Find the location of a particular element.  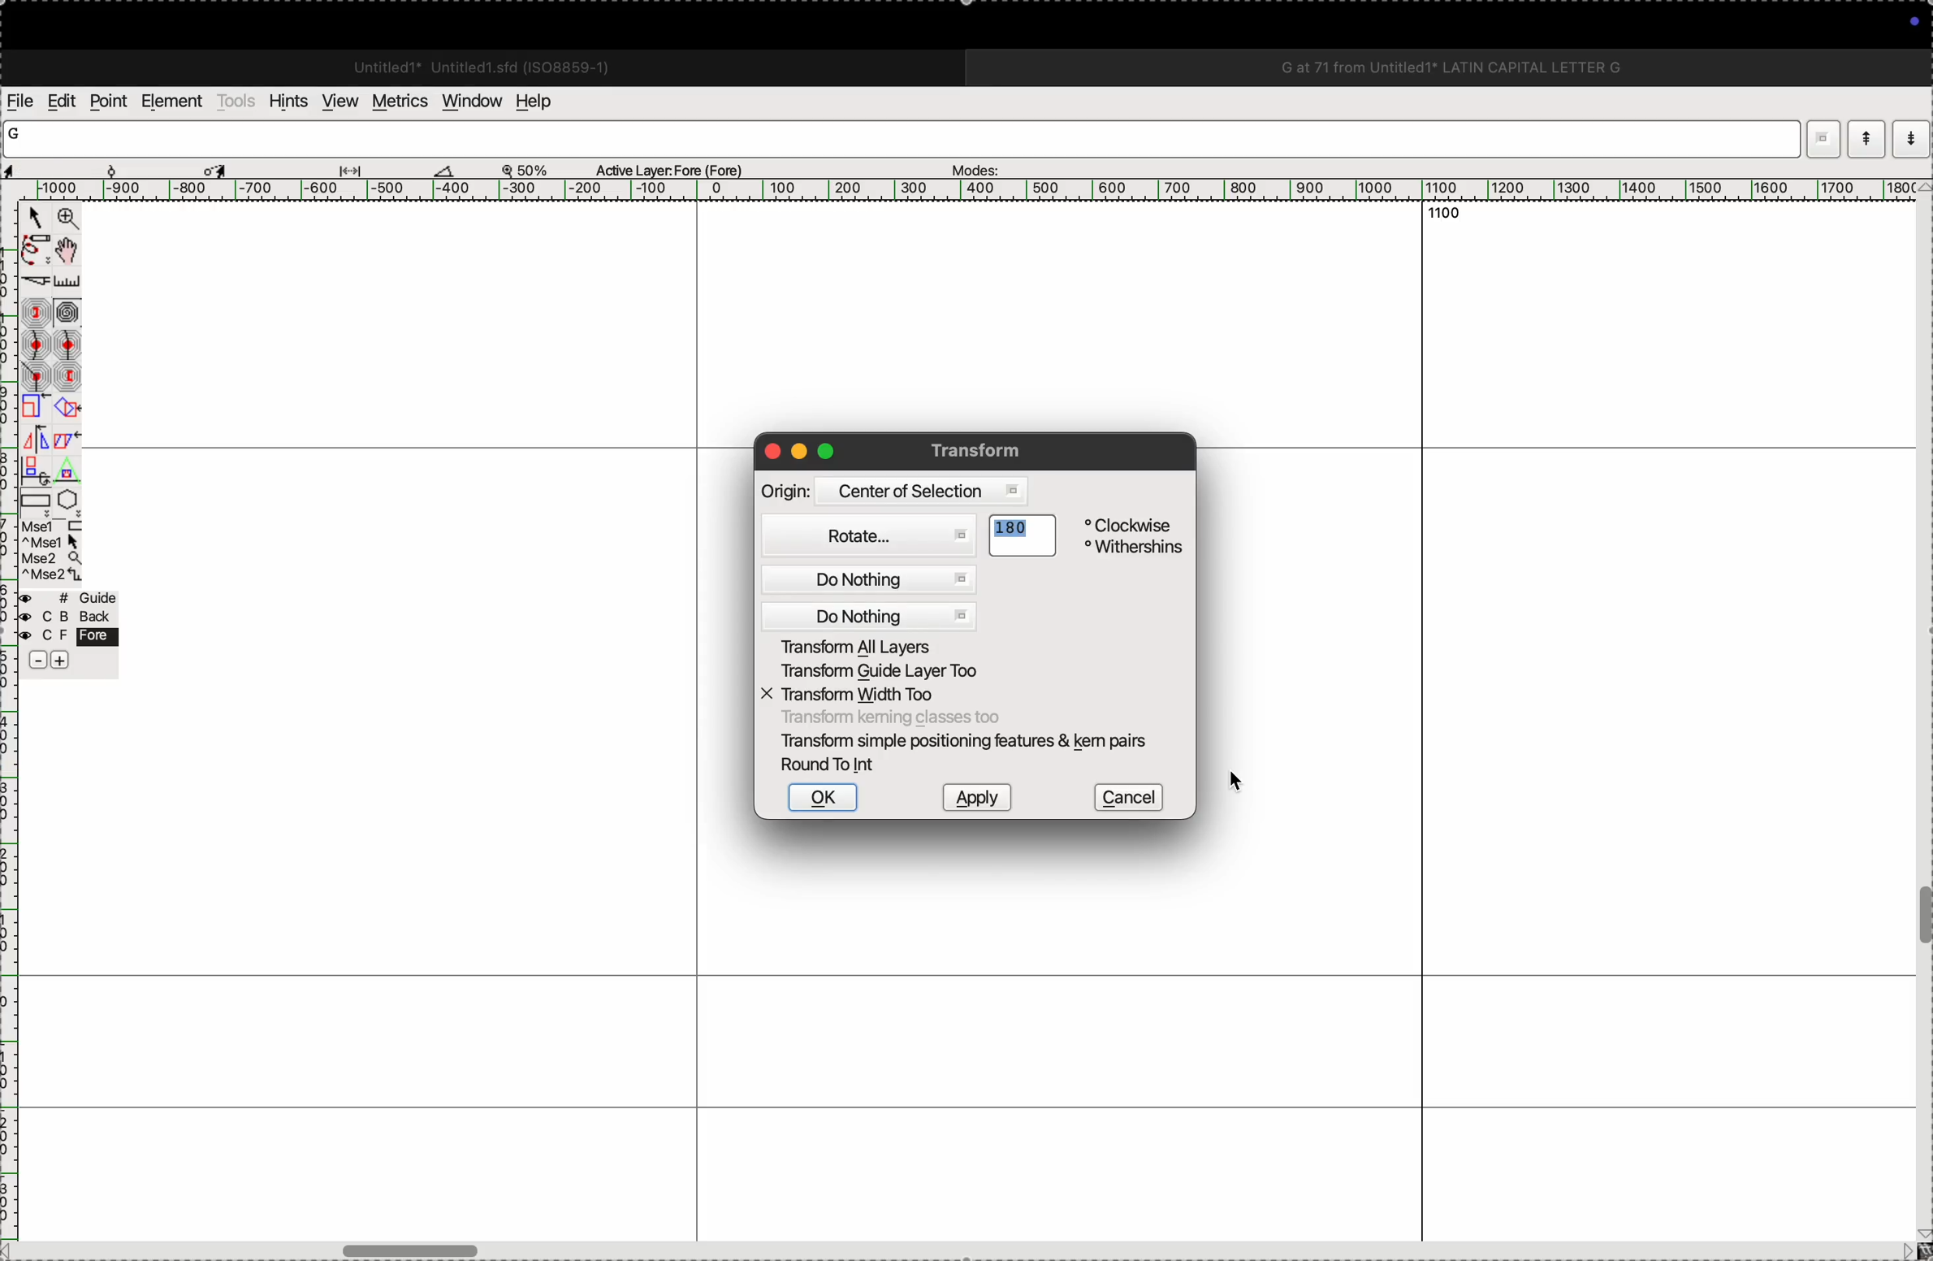

Pan is located at coordinates (67, 252).